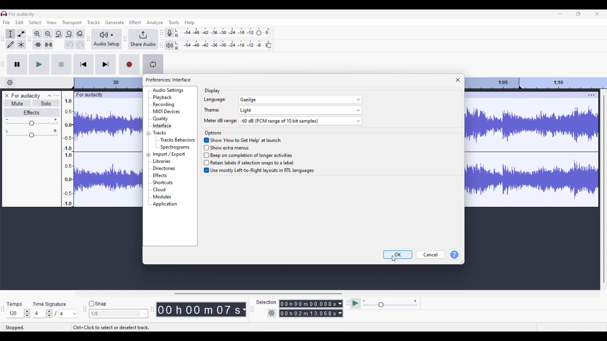  I want to click on Play at speed/Play at speed once, so click(356, 303).